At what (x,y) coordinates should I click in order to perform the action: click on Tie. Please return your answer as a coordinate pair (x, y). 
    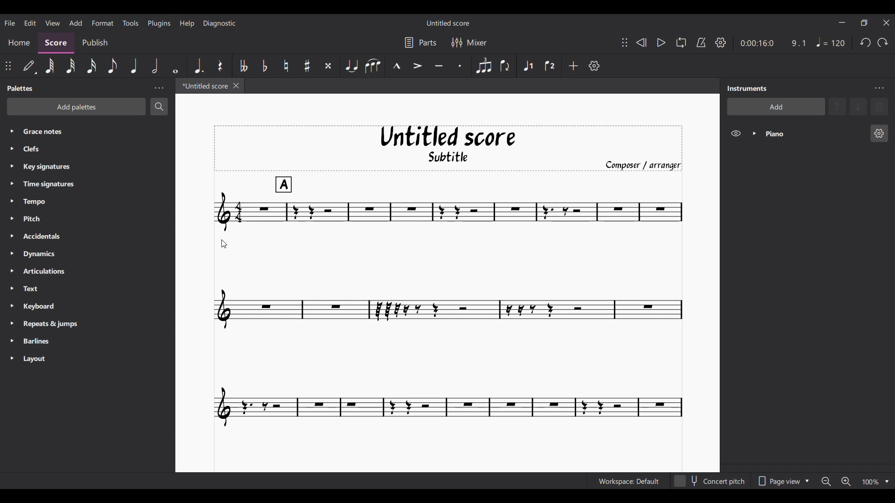
    Looking at the image, I should click on (351, 65).